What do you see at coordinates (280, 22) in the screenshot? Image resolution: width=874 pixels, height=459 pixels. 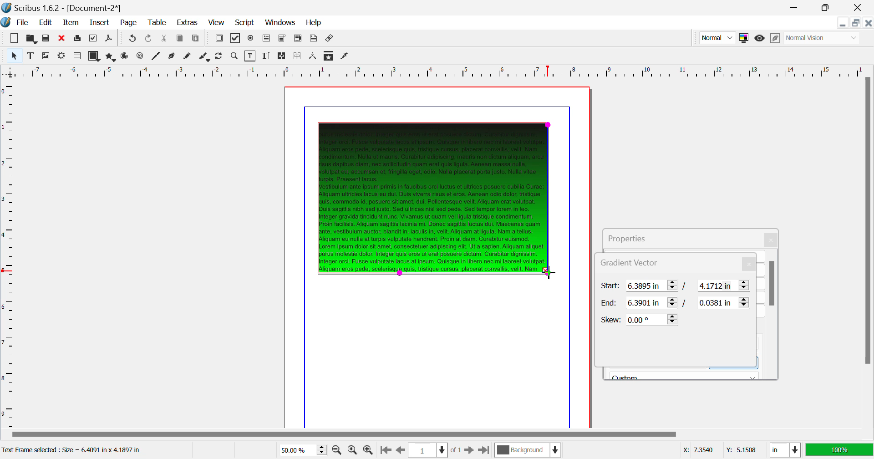 I see `Windows` at bounding box center [280, 22].